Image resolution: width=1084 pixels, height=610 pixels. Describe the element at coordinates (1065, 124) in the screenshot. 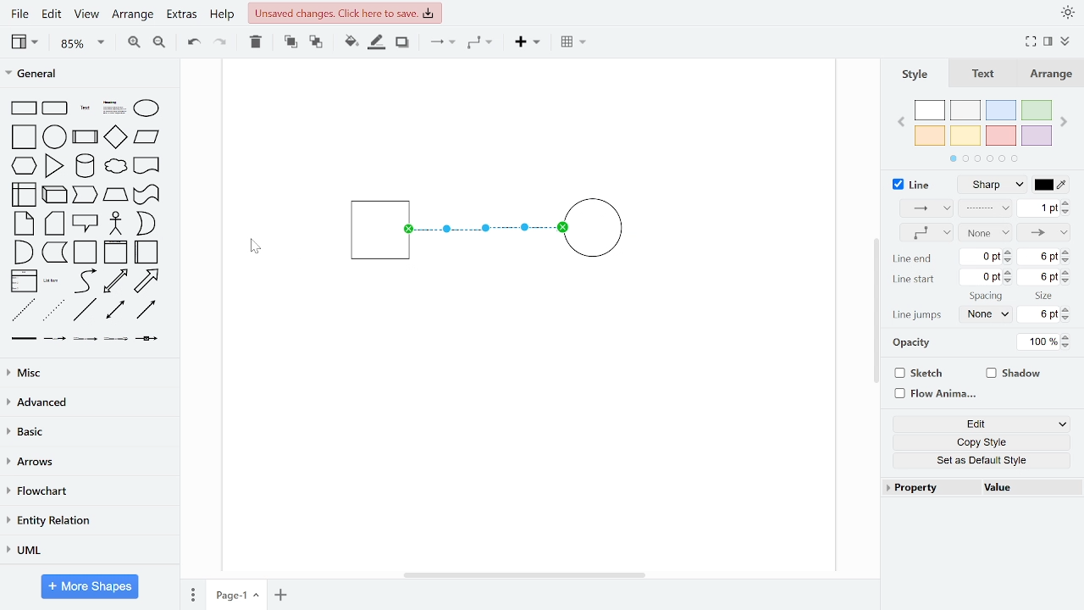

I see `next` at that location.